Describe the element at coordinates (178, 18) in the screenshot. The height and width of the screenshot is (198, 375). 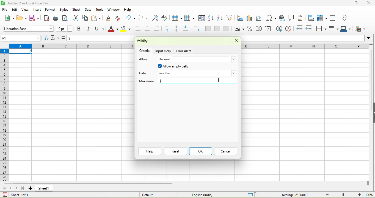
I see `row` at that location.